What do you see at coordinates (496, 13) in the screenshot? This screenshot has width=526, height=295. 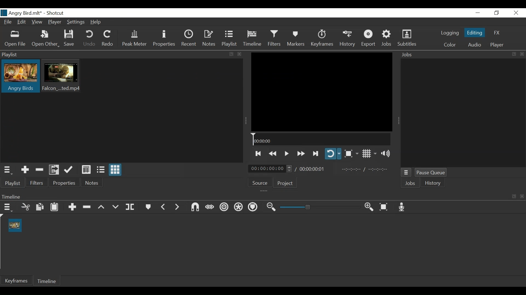 I see `Restore` at bounding box center [496, 13].